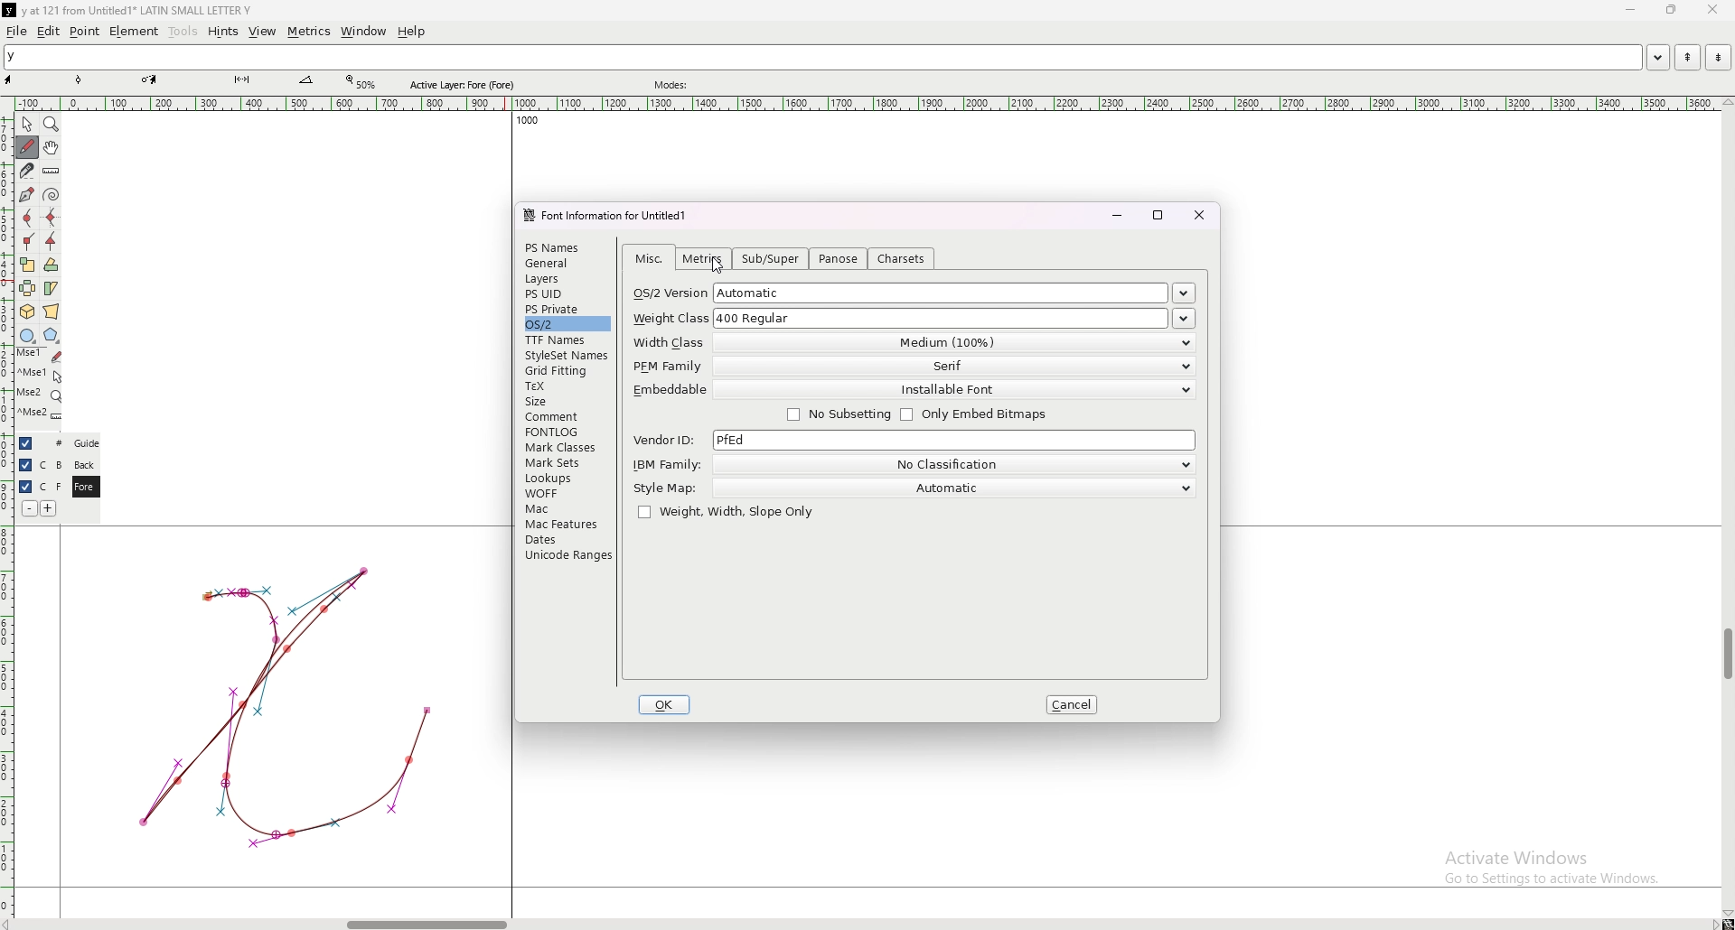 This screenshot has width=1735, height=930. What do you see at coordinates (306, 80) in the screenshot?
I see `measurement tool` at bounding box center [306, 80].